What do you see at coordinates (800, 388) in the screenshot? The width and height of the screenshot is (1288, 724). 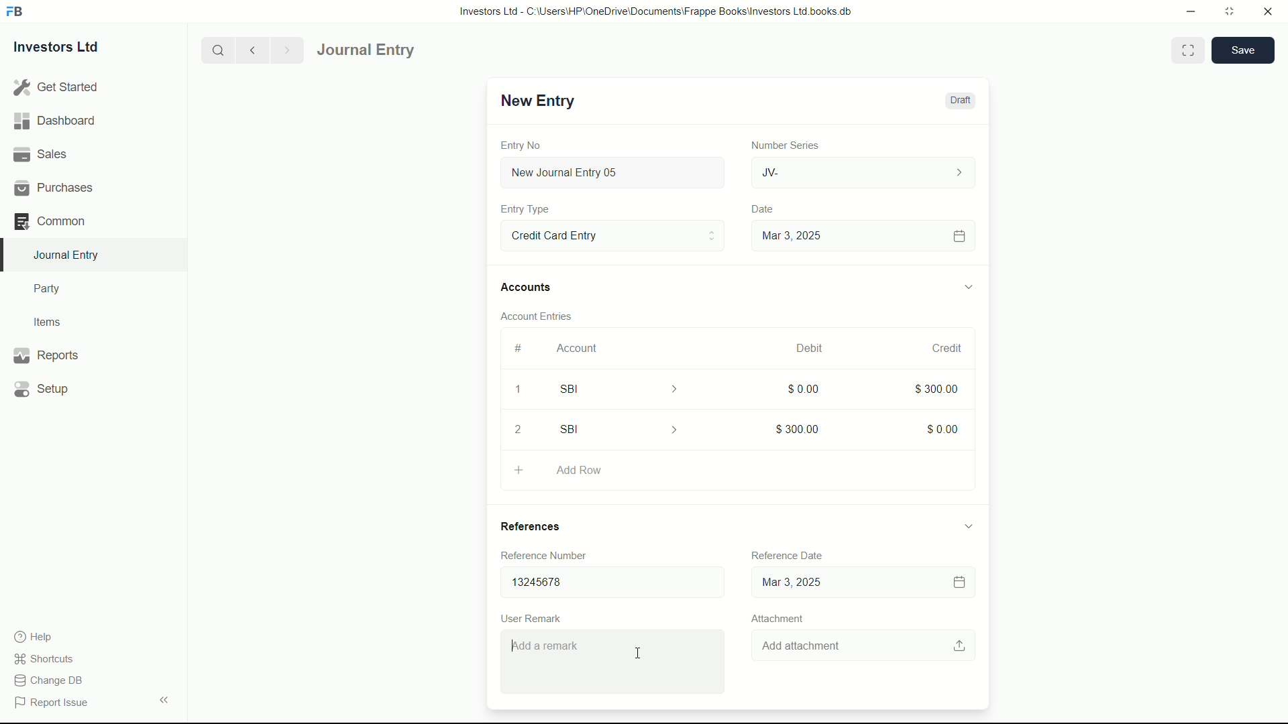 I see `$0.00` at bounding box center [800, 388].